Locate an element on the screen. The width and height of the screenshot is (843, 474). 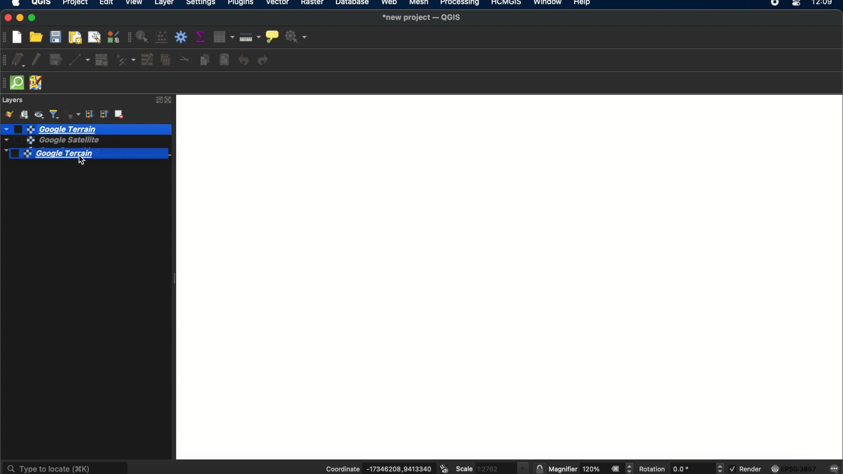
modify is located at coordinates (148, 60).